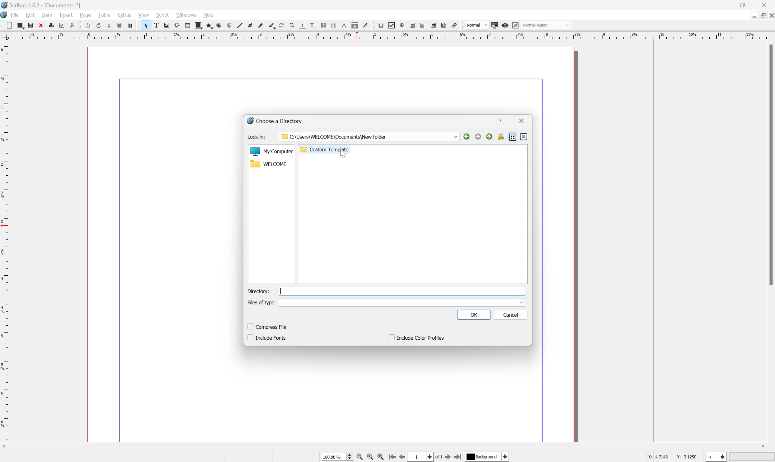 This screenshot has height=462, width=775. I want to click on edit text with story editor, so click(312, 25).